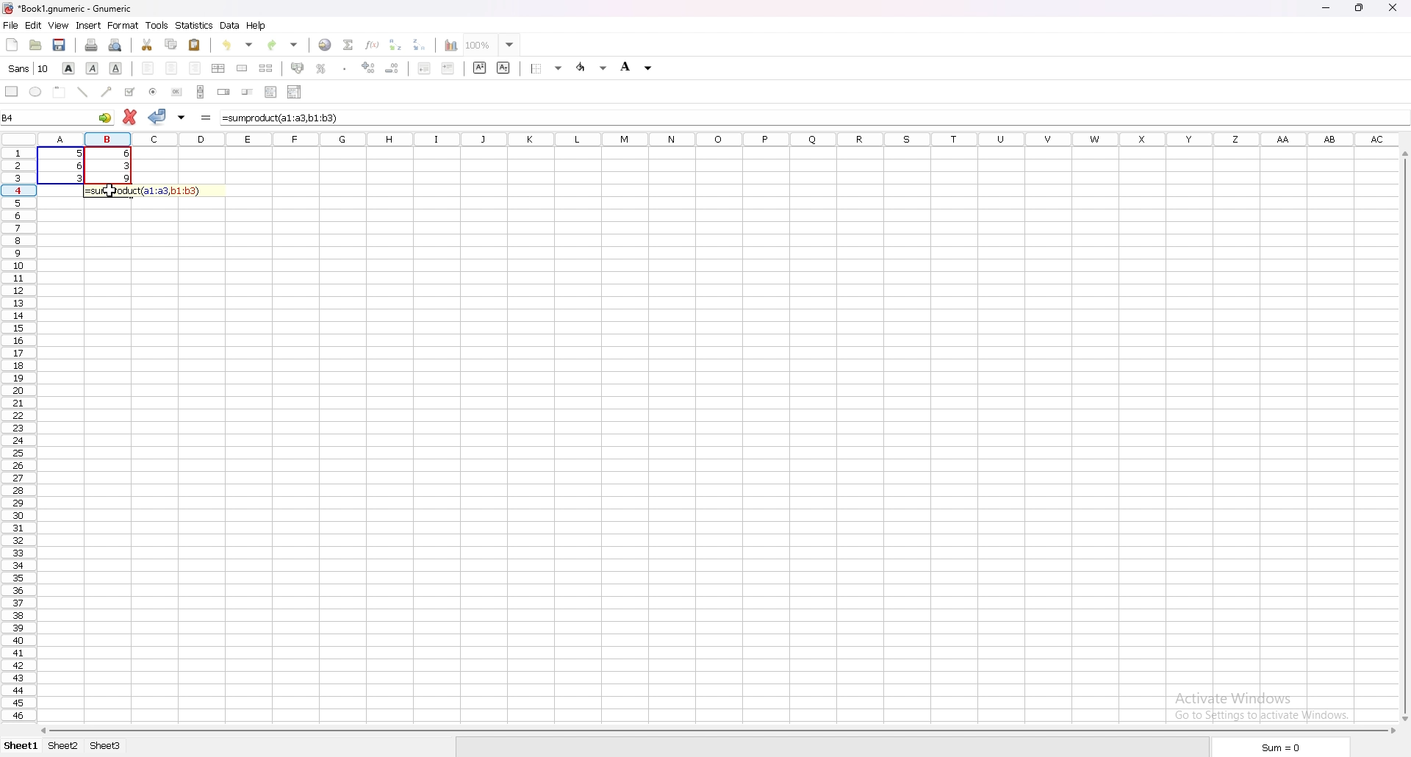  Describe the element at coordinates (348, 45) in the screenshot. I see `summation` at that location.